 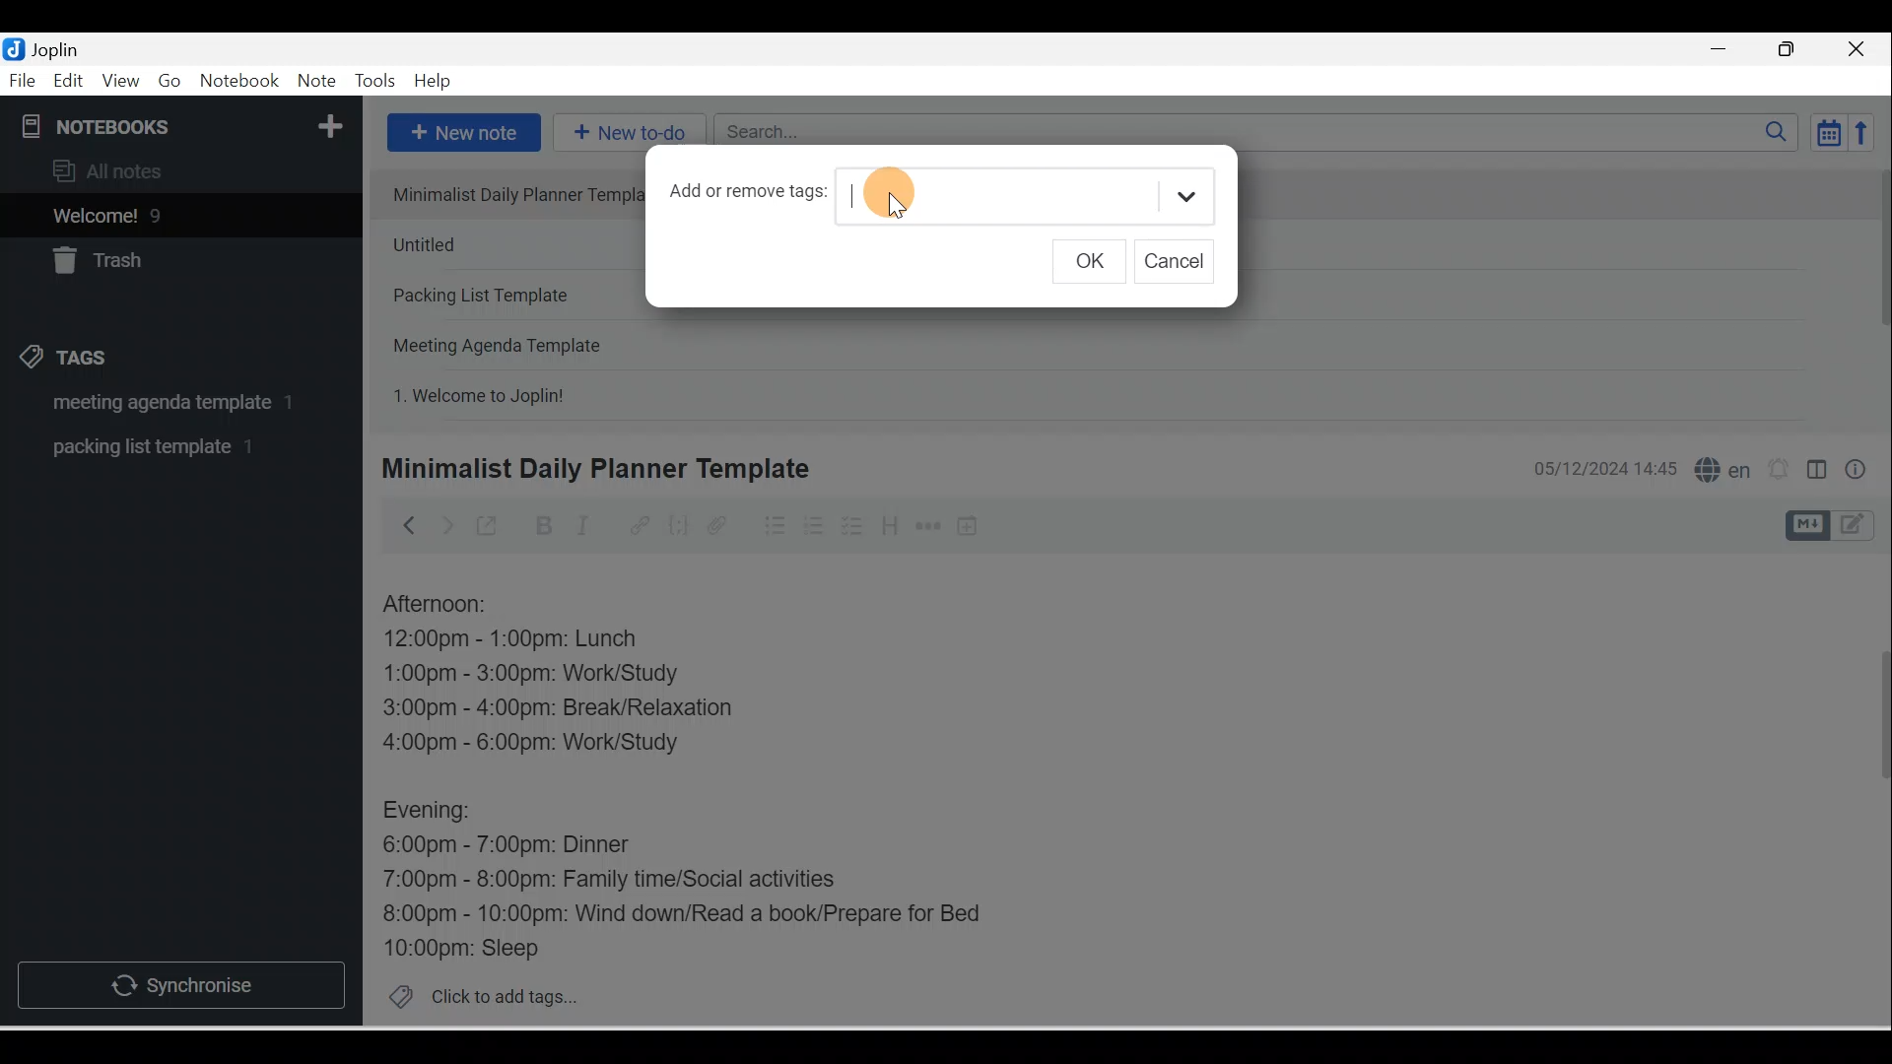 What do you see at coordinates (434, 82) in the screenshot?
I see `Help` at bounding box center [434, 82].